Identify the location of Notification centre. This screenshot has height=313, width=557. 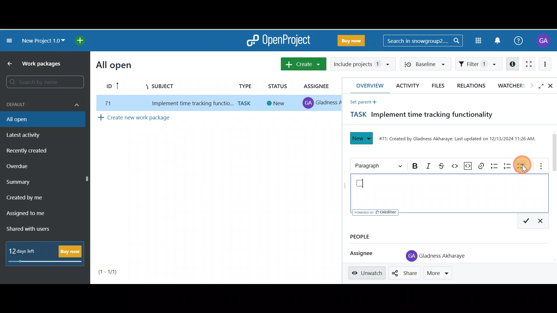
(501, 40).